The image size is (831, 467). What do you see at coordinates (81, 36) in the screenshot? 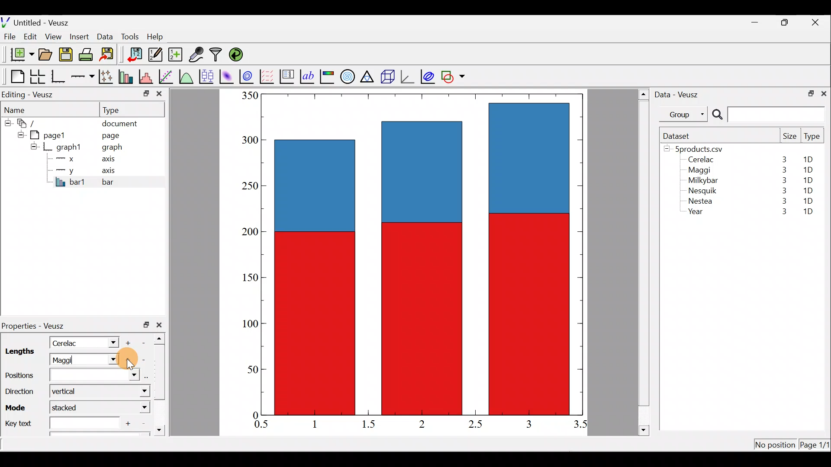
I see `Insert` at bounding box center [81, 36].